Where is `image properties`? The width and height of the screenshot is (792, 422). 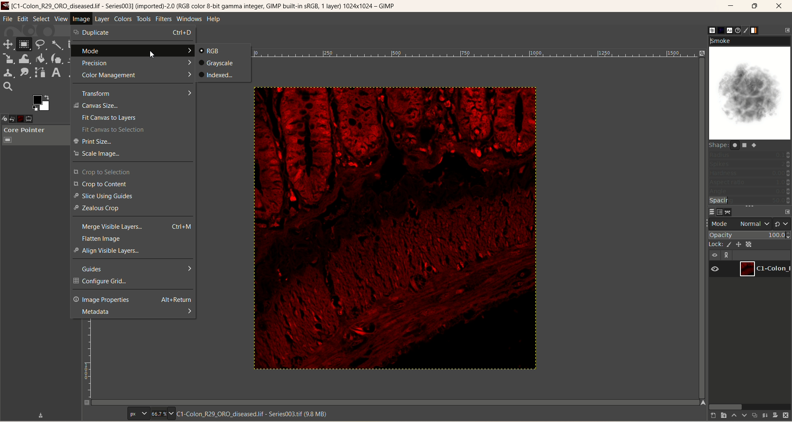
image properties is located at coordinates (133, 300).